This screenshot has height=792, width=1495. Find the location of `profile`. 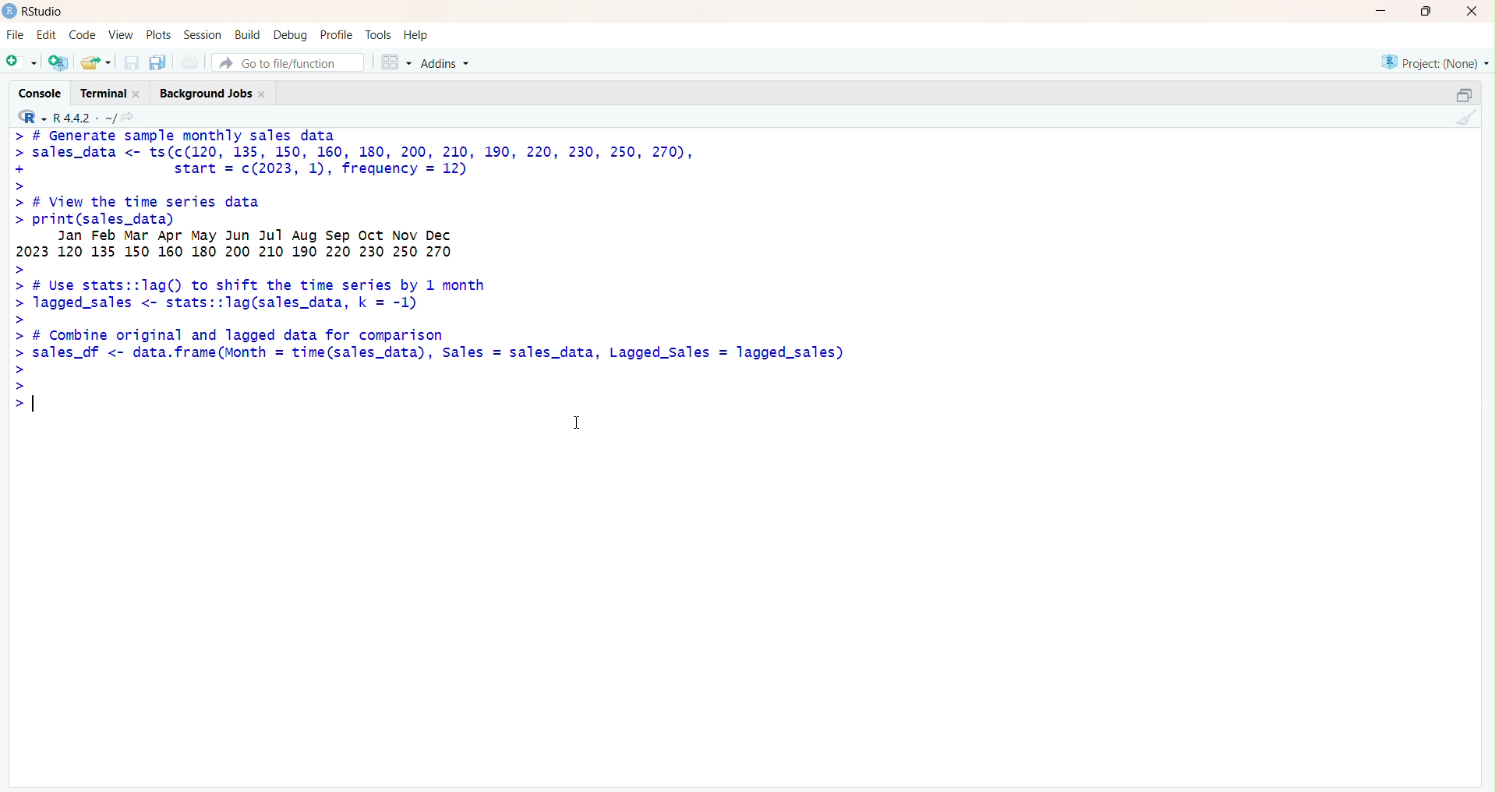

profile is located at coordinates (337, 34).